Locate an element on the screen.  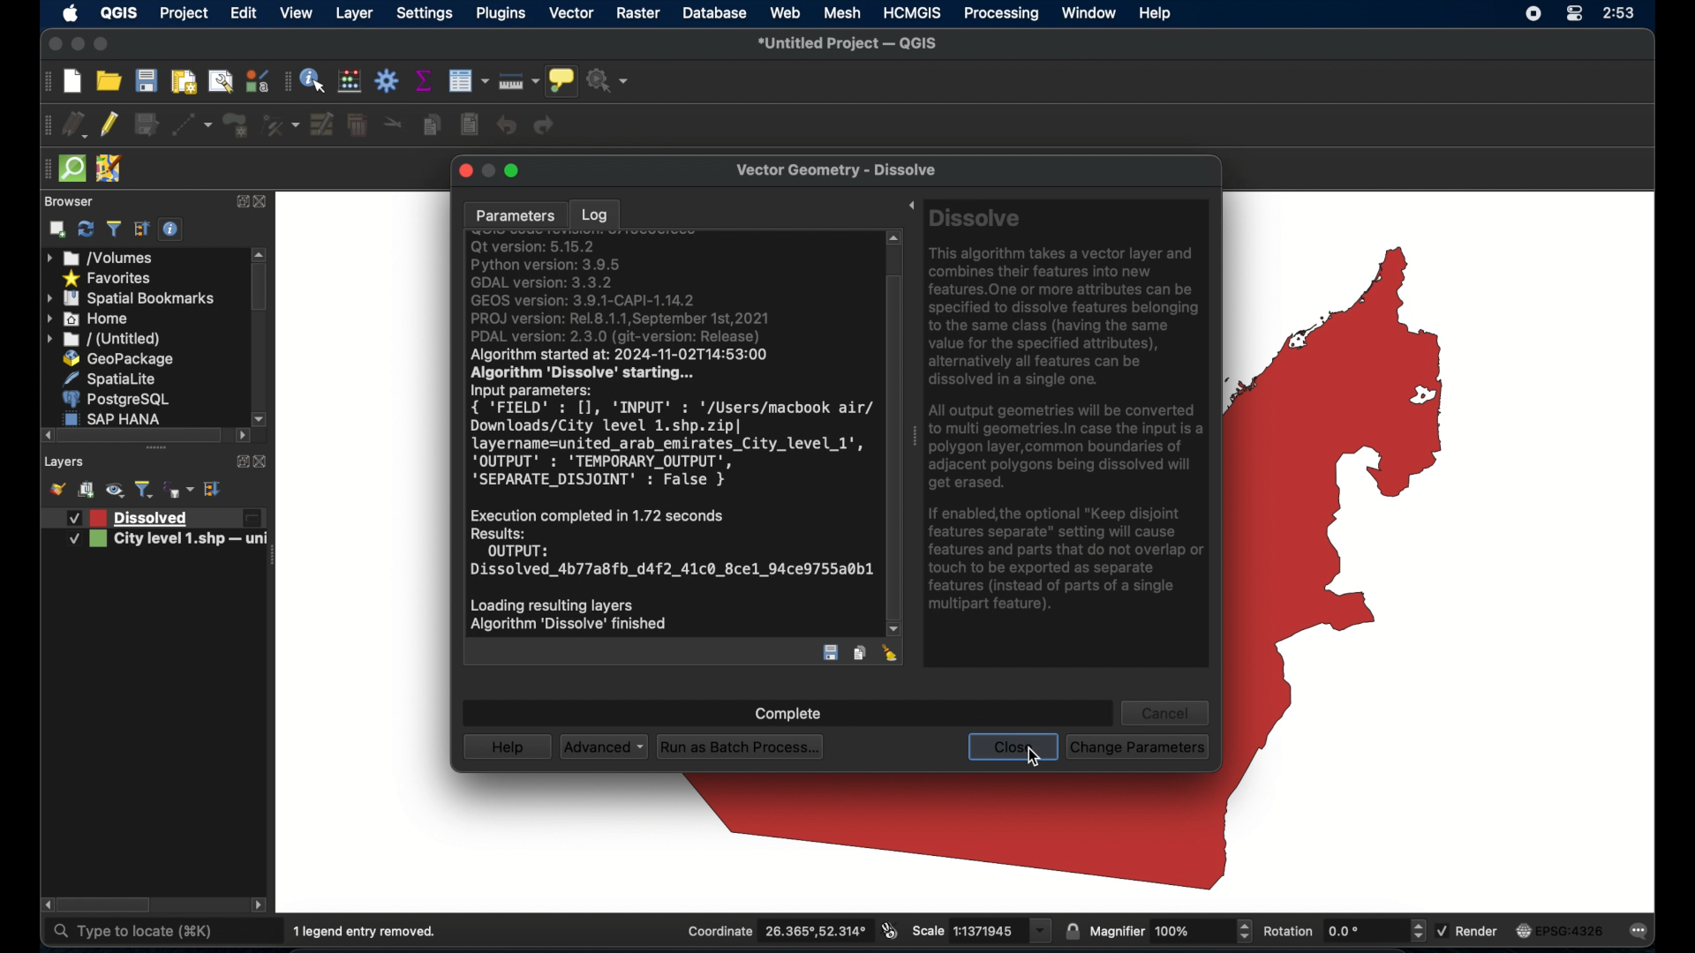
scroll right arrow is located at coordinates (47, 435).